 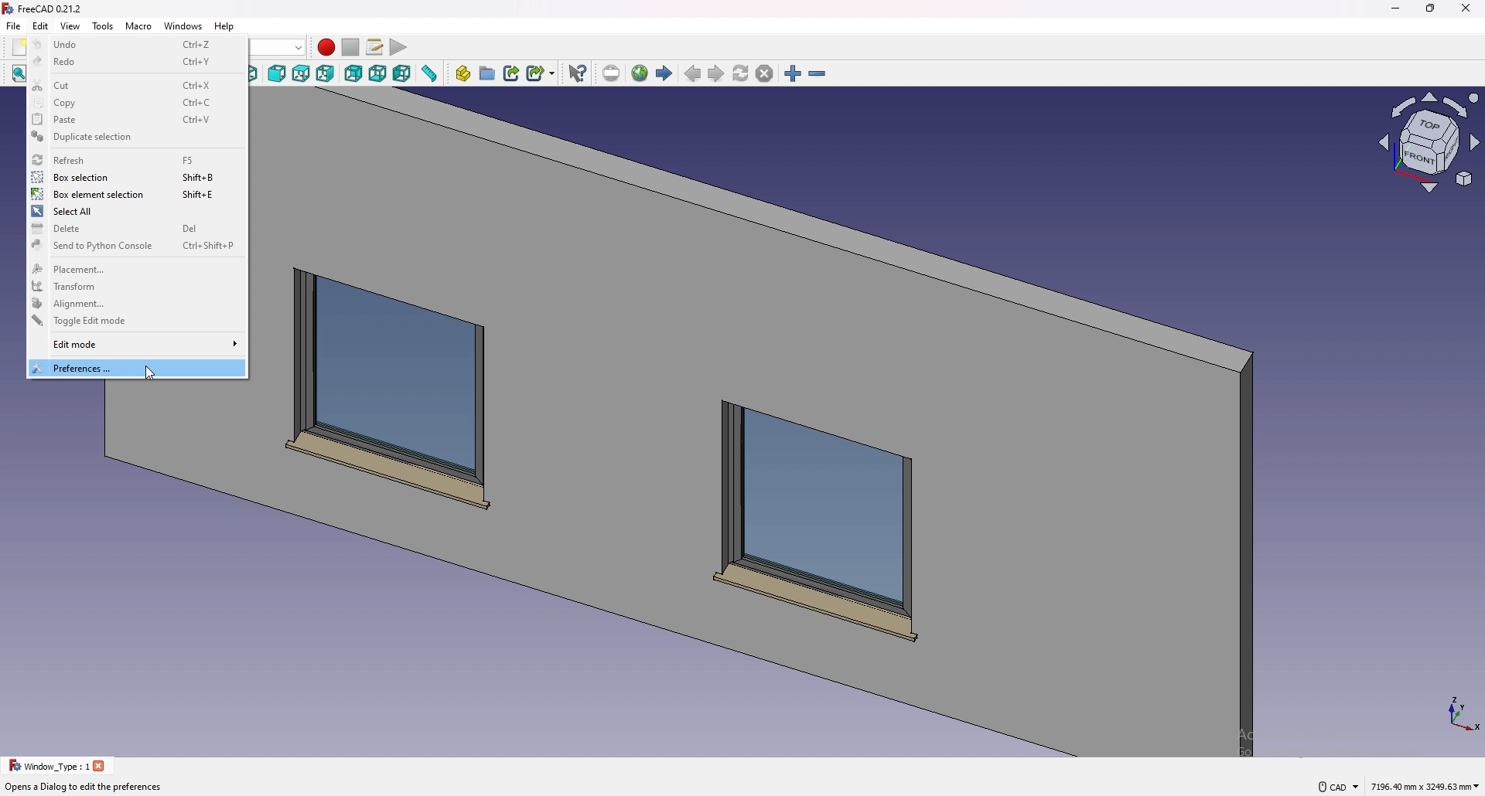 I want to click on view, so click(x=71, y=26).